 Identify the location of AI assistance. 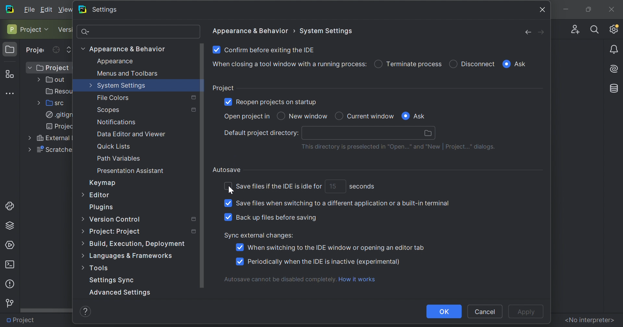
(615, 68).